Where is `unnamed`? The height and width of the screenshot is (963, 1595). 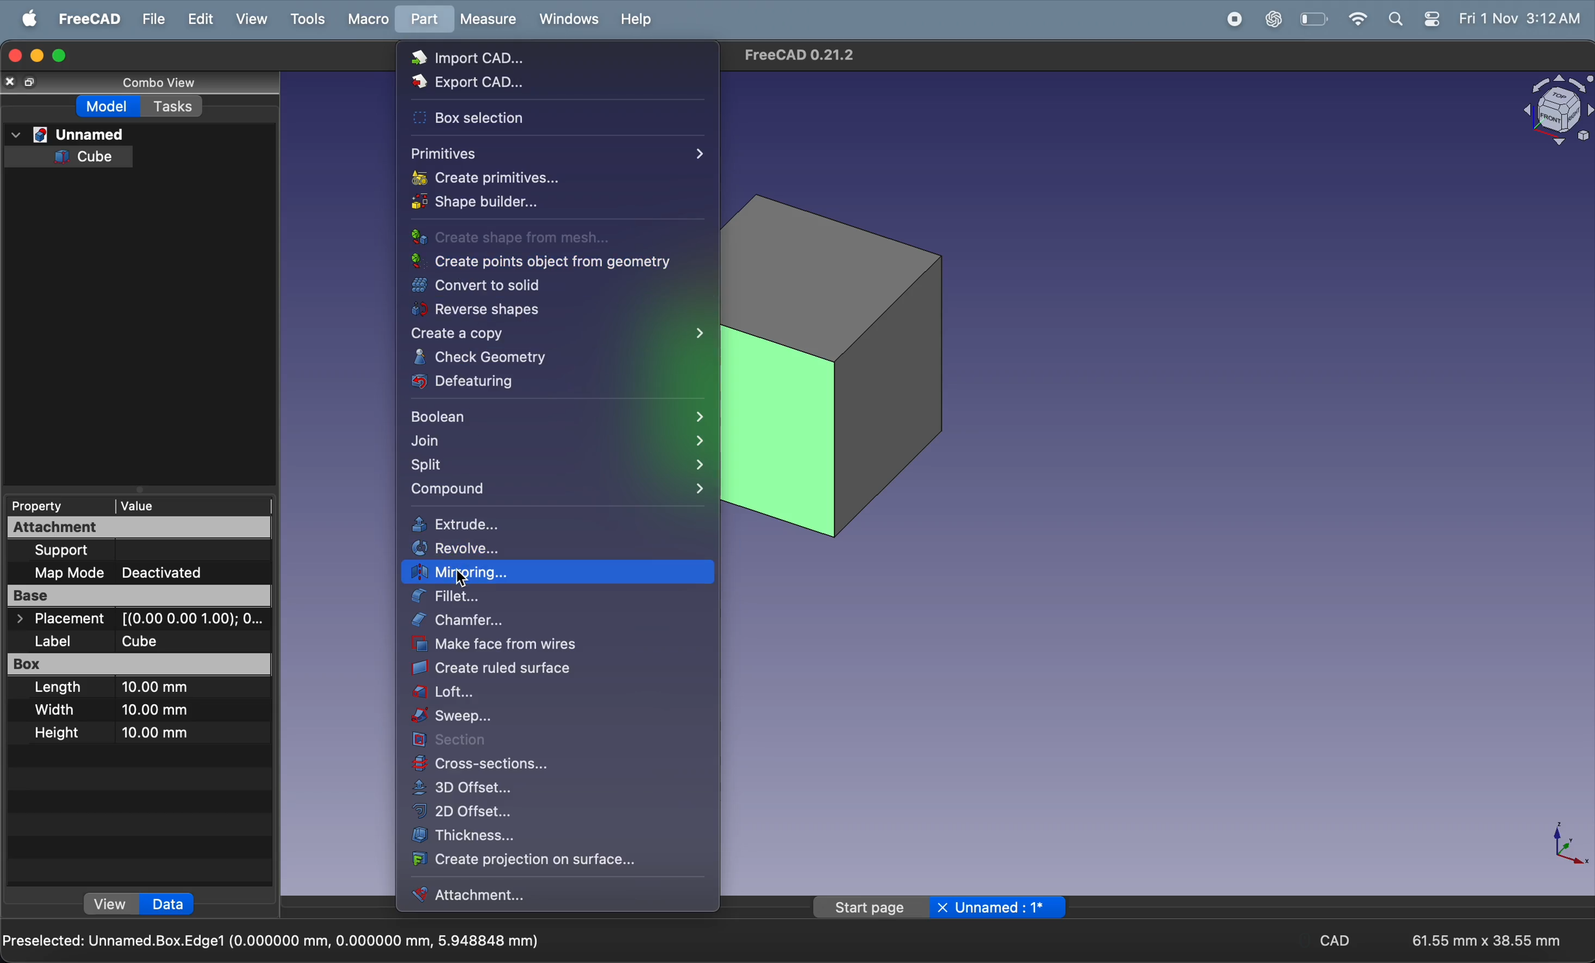 unnamed is located at coordinates (73, 133).